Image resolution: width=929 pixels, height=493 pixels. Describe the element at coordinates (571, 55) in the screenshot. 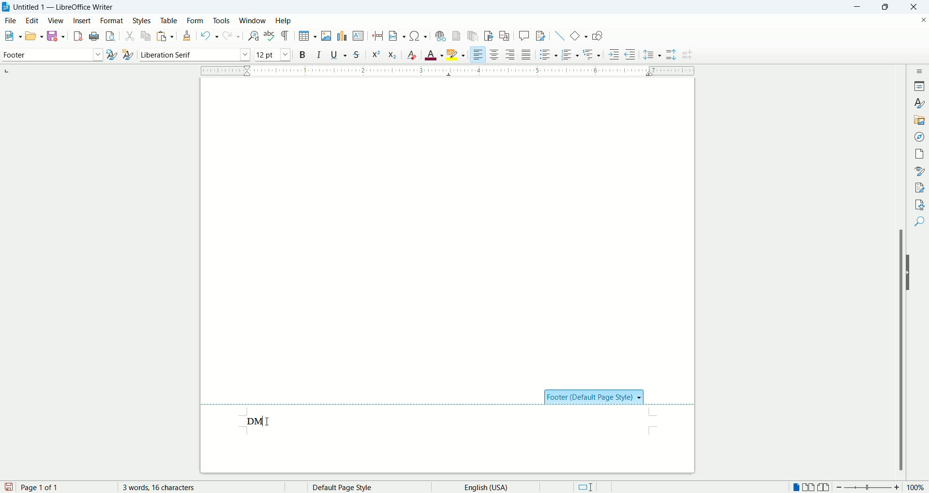

I see `ordered list` at that location.